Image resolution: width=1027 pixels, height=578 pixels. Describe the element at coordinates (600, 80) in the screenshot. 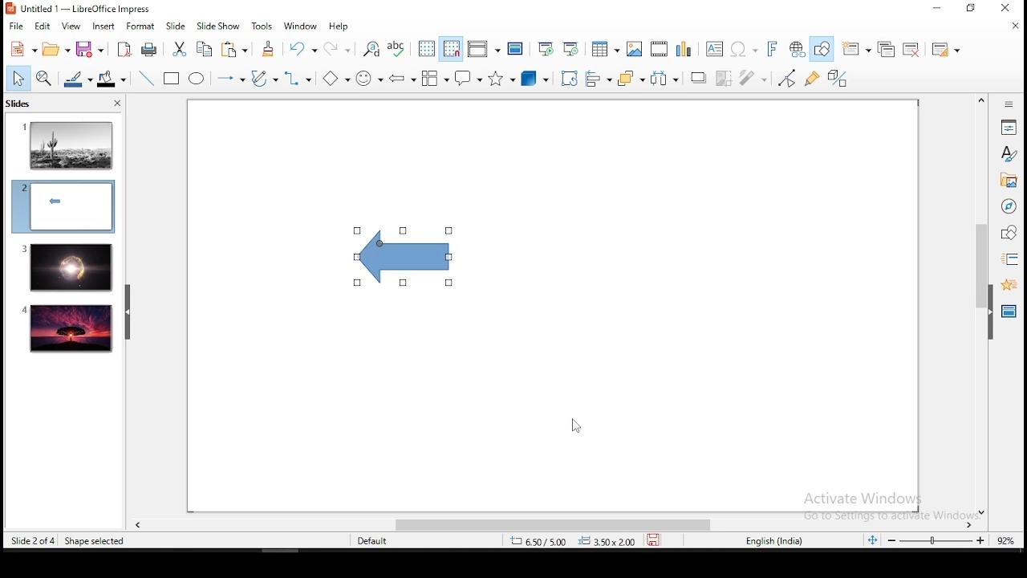

I see `align objects` at that location.